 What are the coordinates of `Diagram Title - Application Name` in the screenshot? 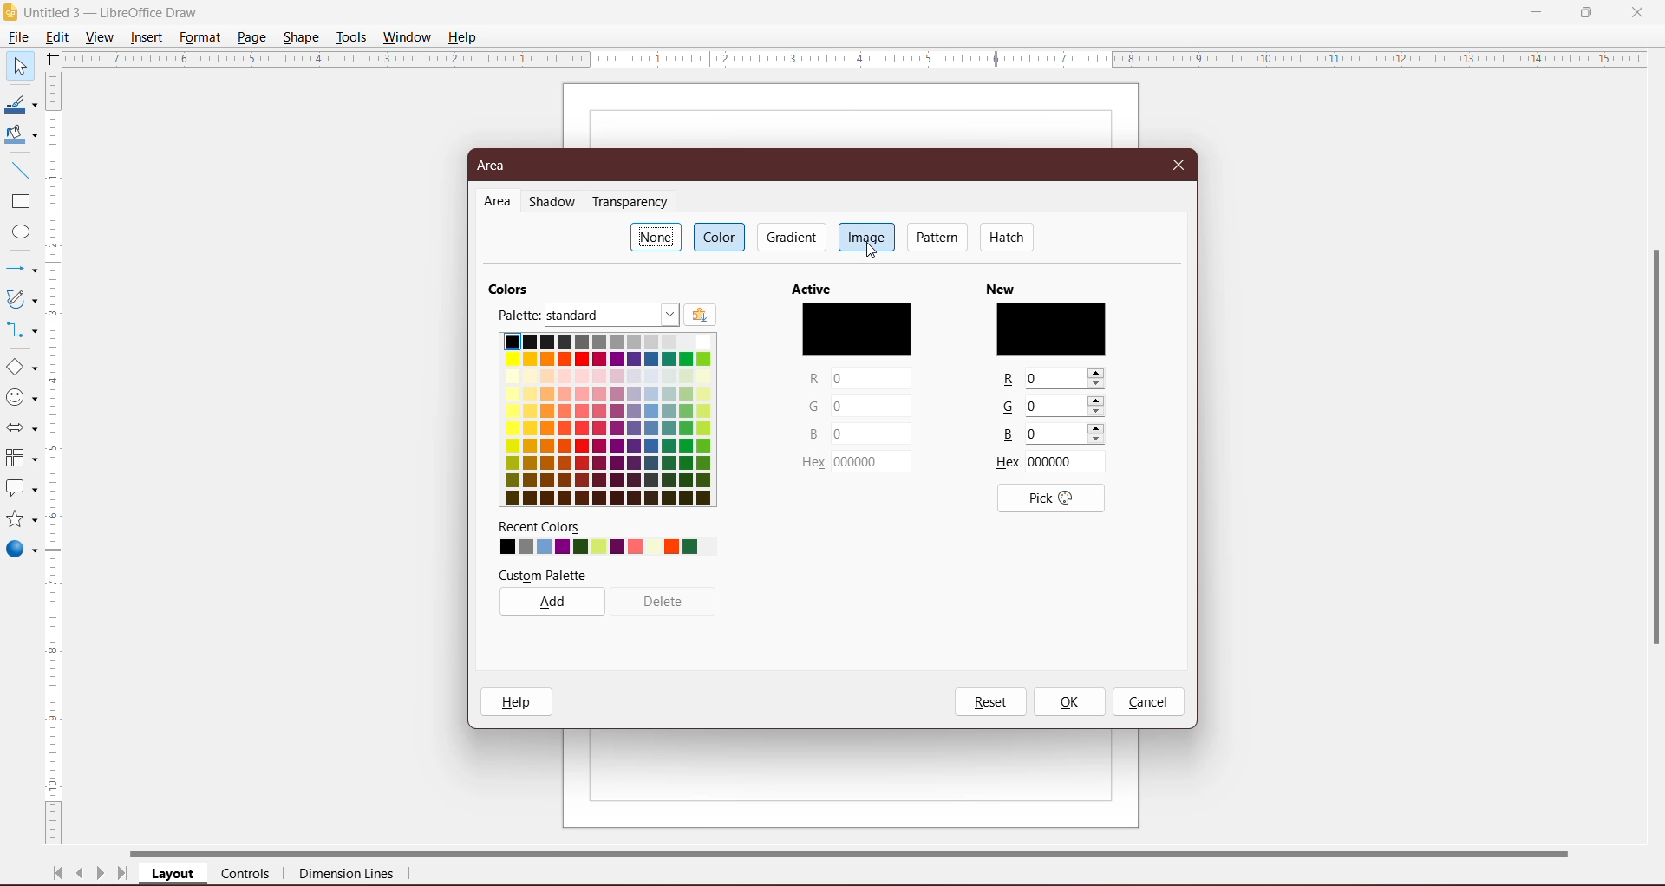 It's located at (117, 12).